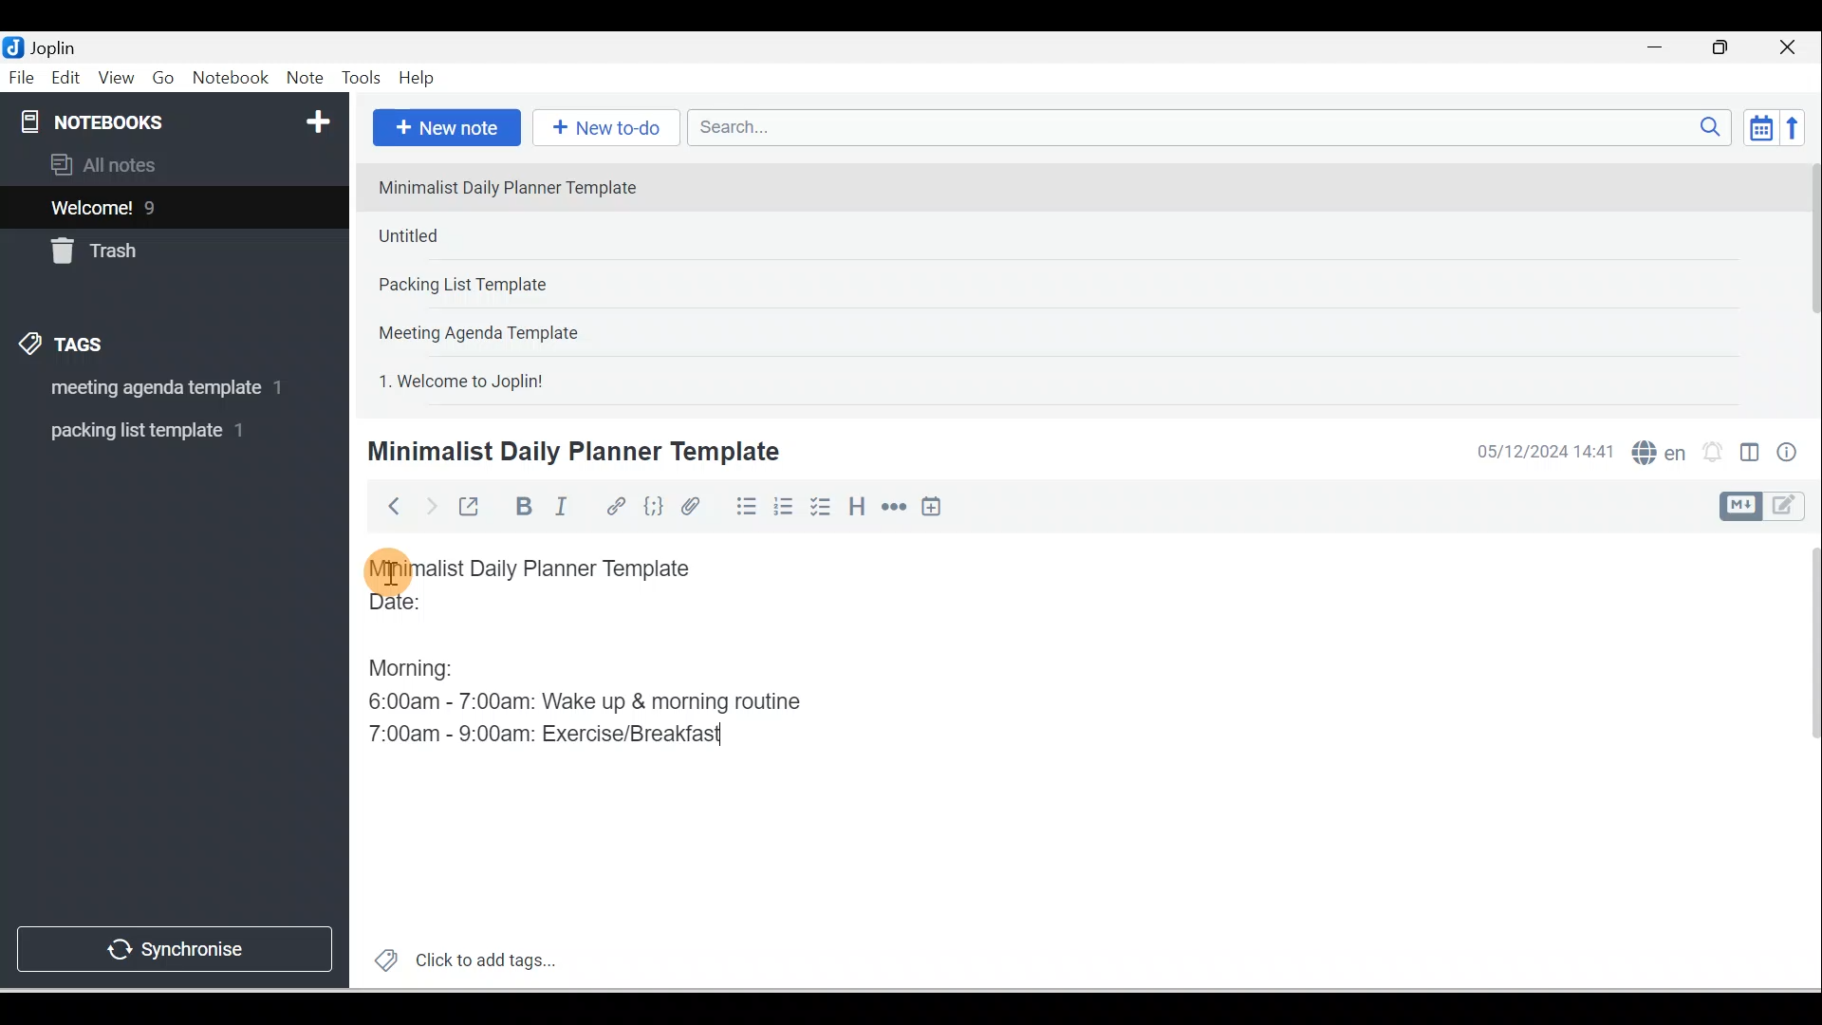 The height and width of the screenshot is (1025, 1822). Describe the element at coordinates (1727, 48) in the screenshot. I see `Maximise` at that location.